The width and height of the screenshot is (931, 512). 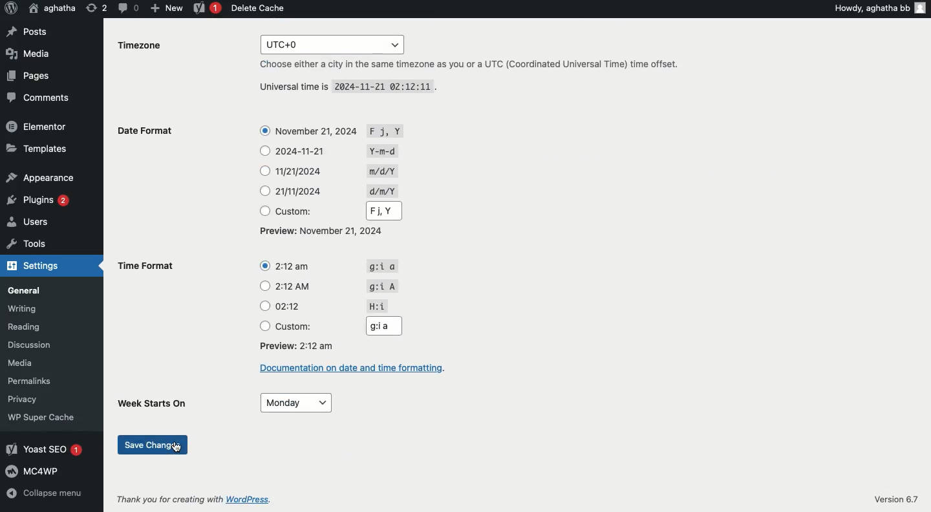 What do you see at coordinates (33, 265) in the screenshot?
I see `Settings` at bounding box center [33, 265].